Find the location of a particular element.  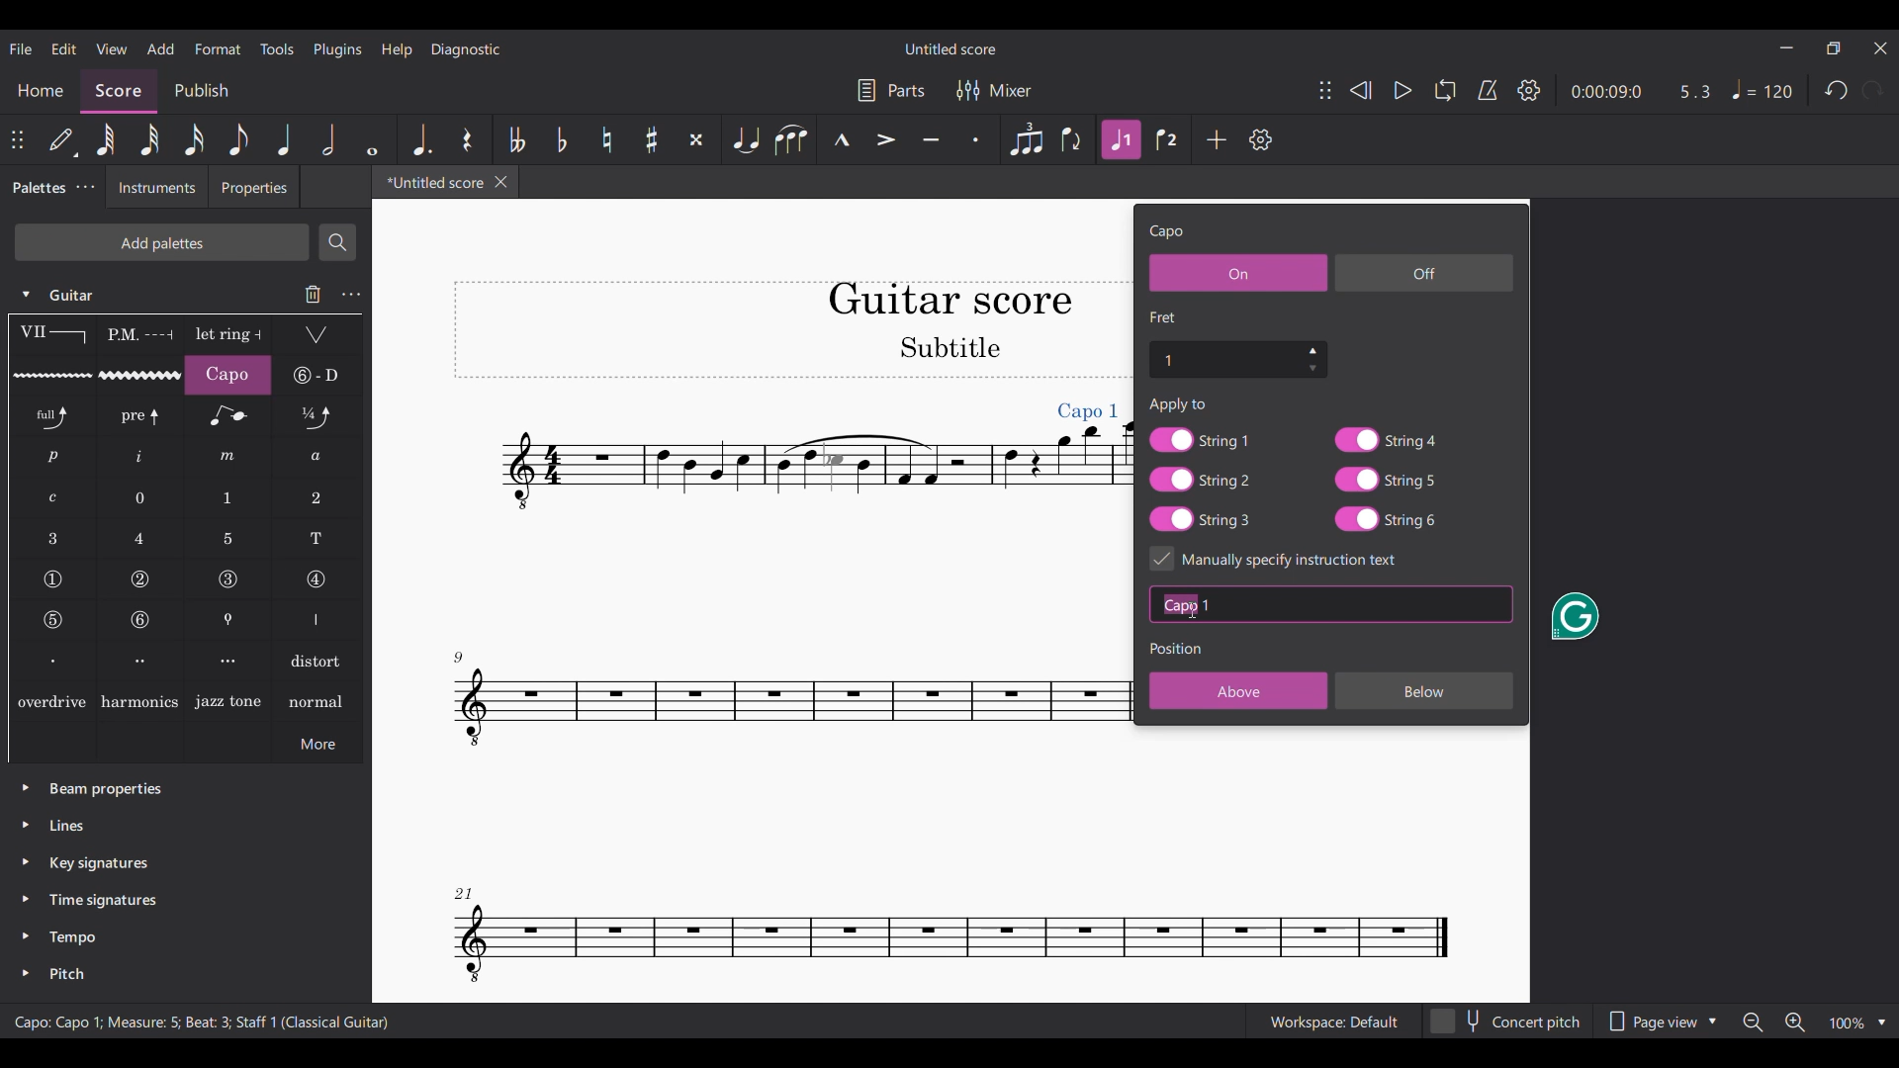

Guitar vibrato is located at coordinates (52, 376).